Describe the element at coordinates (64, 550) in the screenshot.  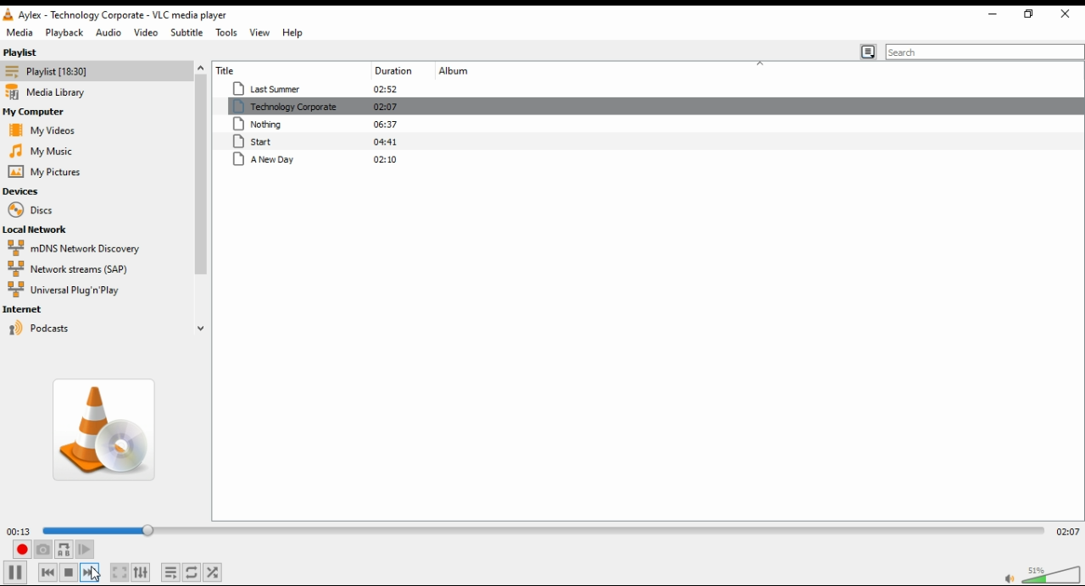
I see `loop between point A and point B continuously` at that location.